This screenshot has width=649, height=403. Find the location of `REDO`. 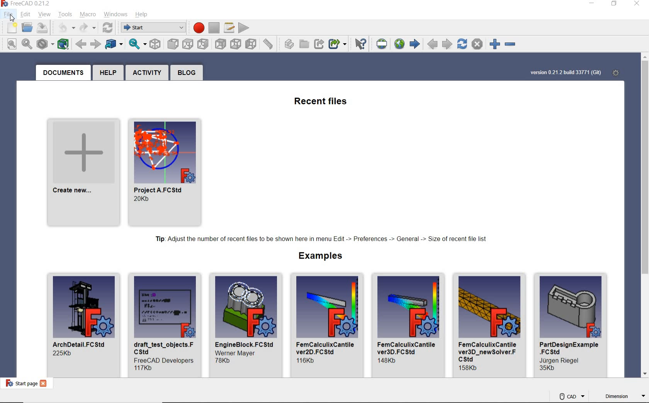

REDO is located at coordinates (88, 29).